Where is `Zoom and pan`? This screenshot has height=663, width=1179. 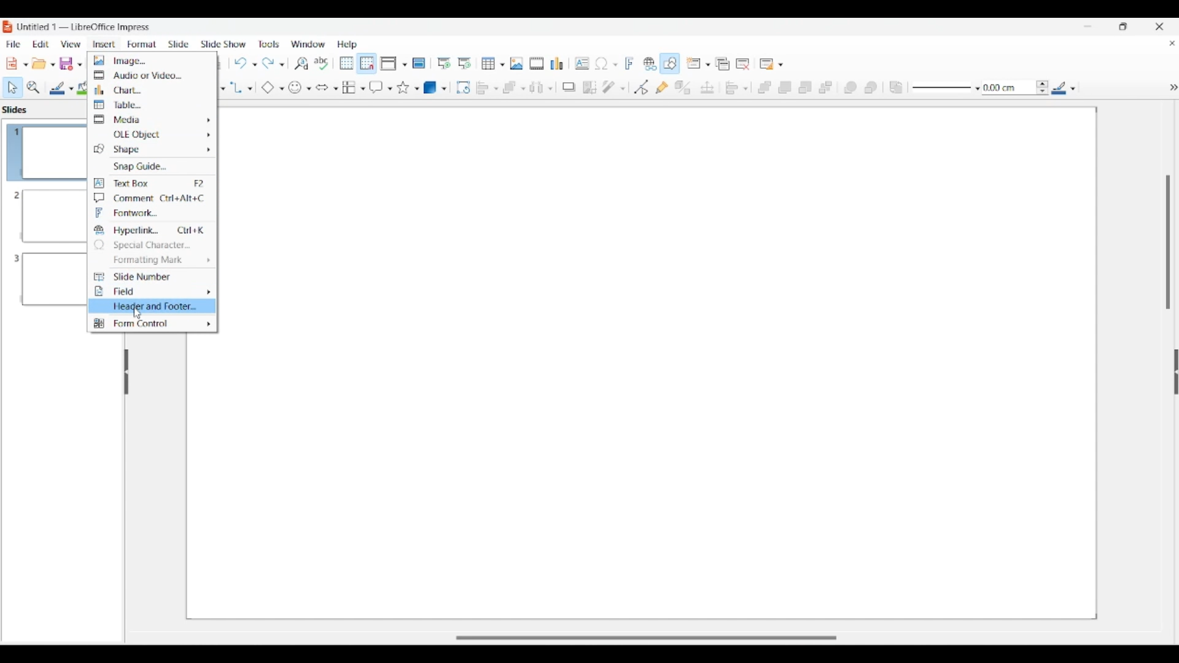 Zoom and pan is located at coordinates (34, 88).